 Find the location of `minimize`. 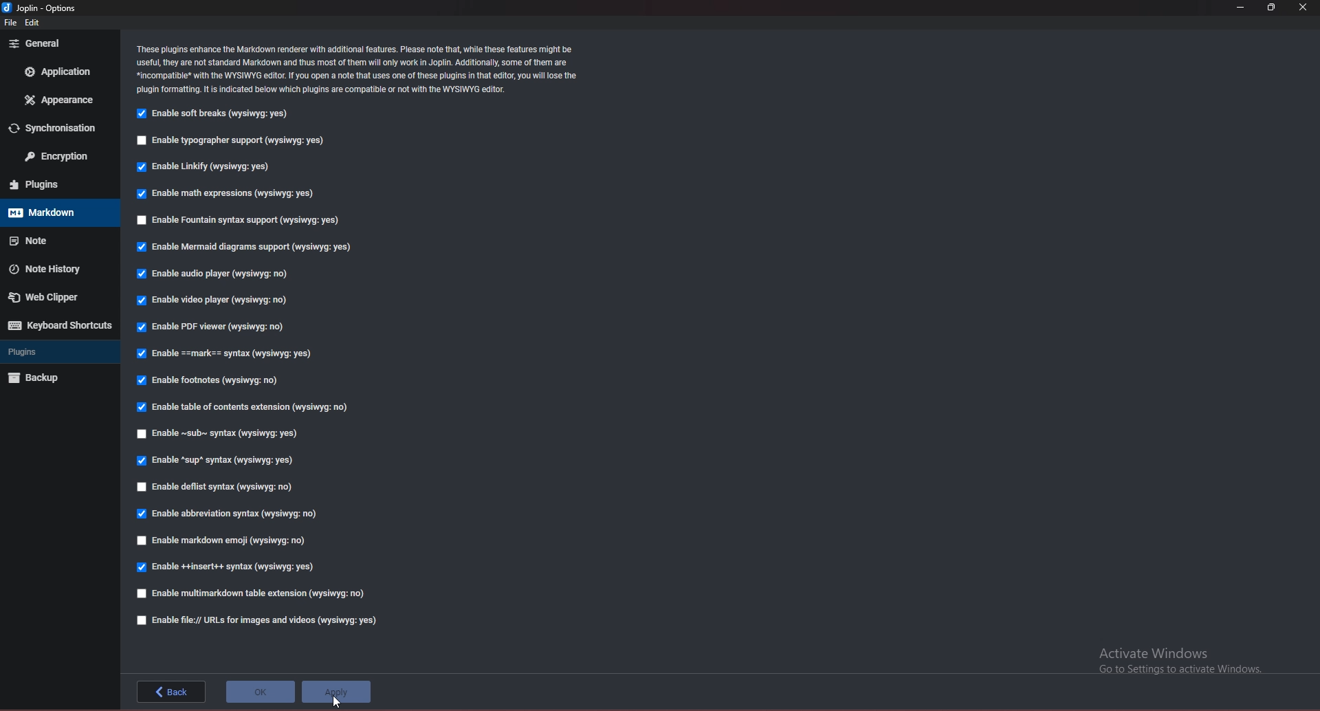

minimize is located at coordinates (1243, 8).